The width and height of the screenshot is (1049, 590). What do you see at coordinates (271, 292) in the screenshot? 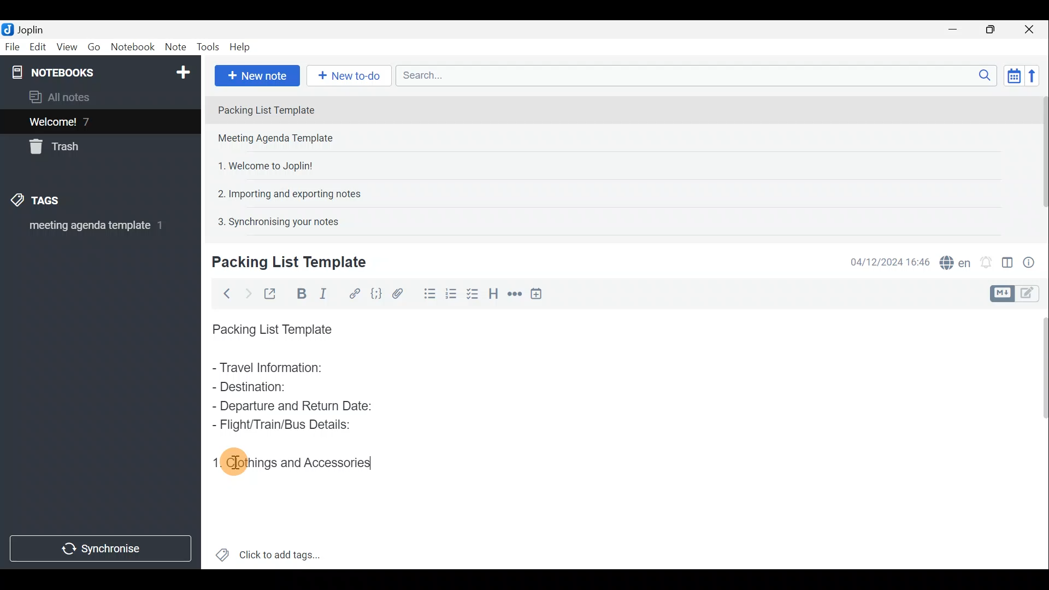
I see `Toggle external editing` at bounding box center [271, 292].